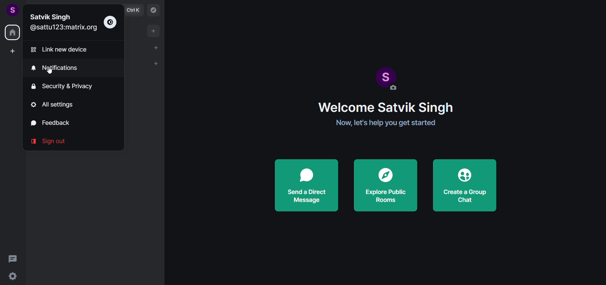 This screenshot has width=606, height=285. I want to click on start chat, so click(156, 47).